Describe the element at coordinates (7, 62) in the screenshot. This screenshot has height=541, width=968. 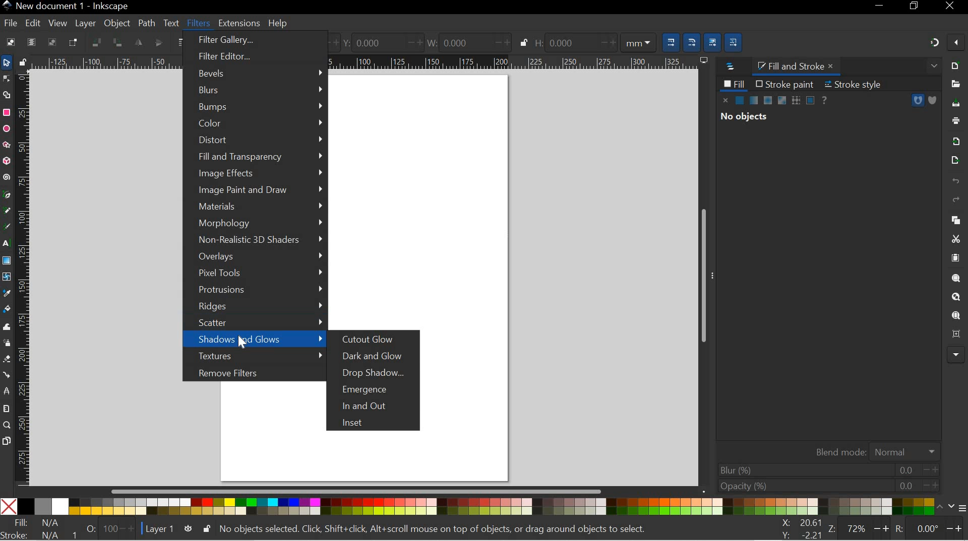
I see `SELECT TOOL` at that location.